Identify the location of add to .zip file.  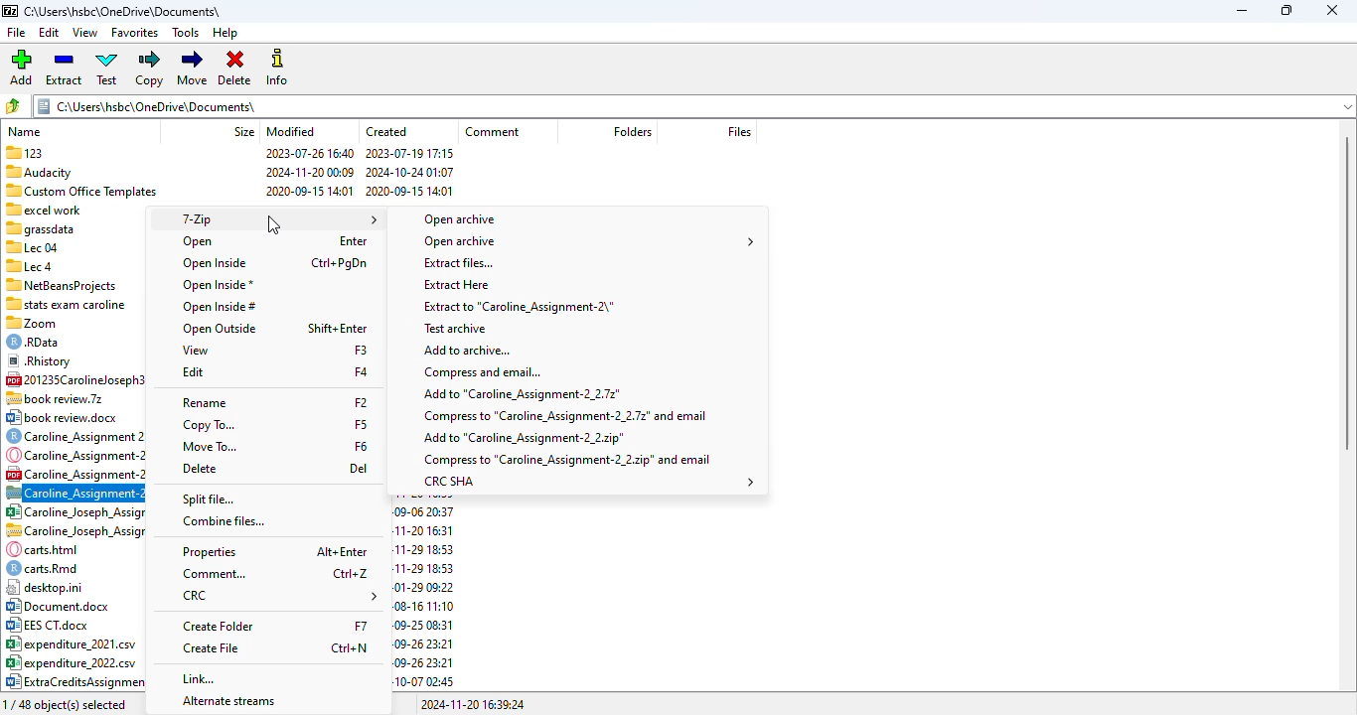
(523, 437).